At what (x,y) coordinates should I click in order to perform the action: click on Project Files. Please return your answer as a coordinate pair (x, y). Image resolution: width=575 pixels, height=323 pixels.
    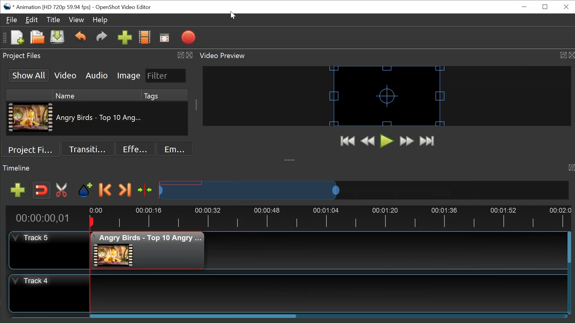
    Looking at the image, I should click on (31, 149).